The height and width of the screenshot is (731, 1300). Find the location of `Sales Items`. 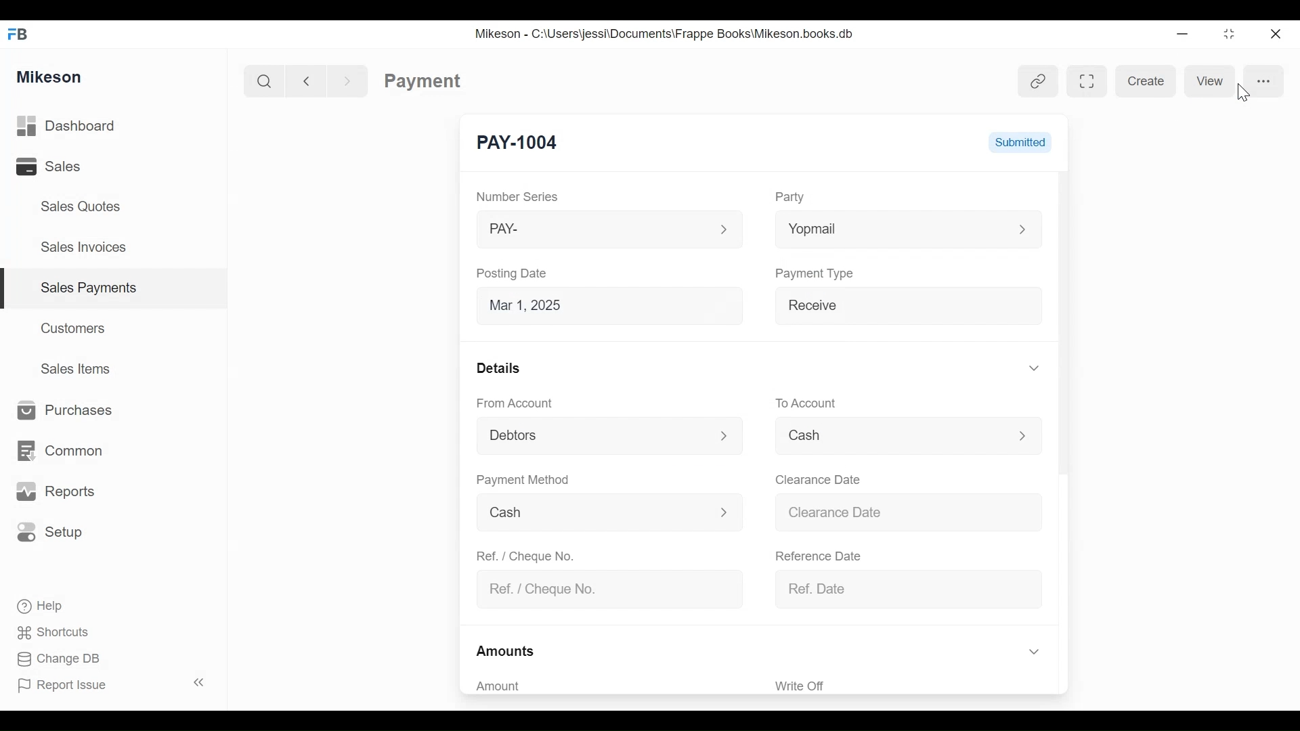

Sales Items is located at coordinates (82, 370).